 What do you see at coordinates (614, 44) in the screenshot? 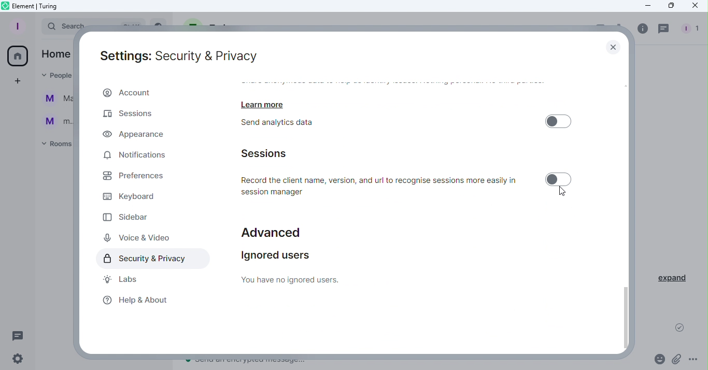
I see `Close` at bounding box center [614, 44].